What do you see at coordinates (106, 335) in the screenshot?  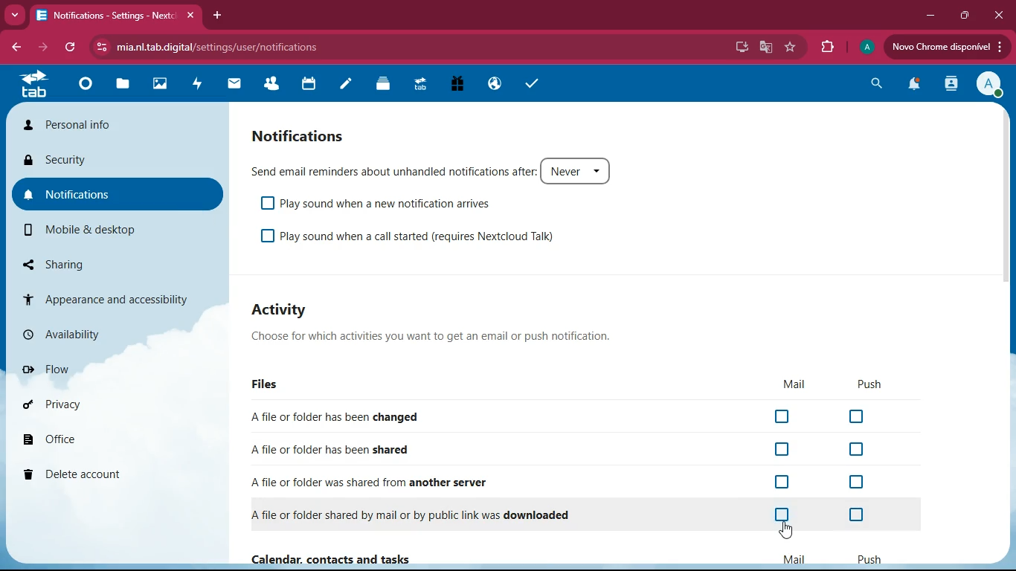 I see `availiability` at bounding box center [106, 335].